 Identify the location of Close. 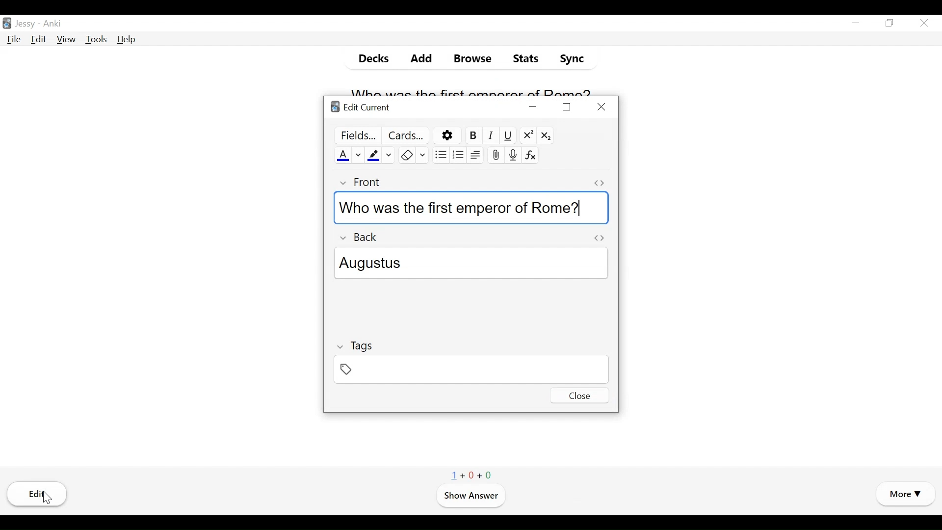
(923, 23).